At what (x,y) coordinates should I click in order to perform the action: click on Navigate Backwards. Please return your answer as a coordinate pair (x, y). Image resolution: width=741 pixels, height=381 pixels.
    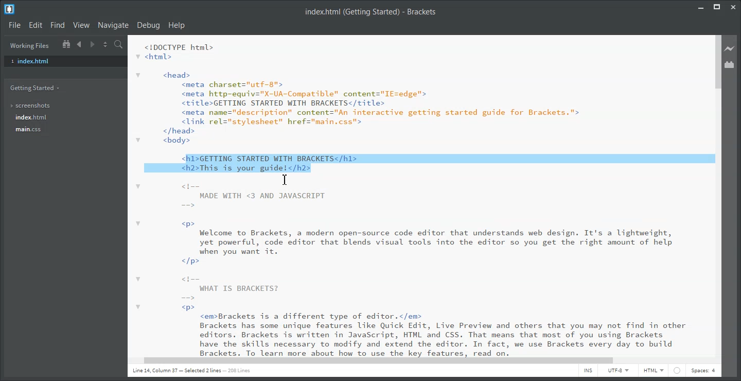
    Looking at the image, I should click on (80, 44).